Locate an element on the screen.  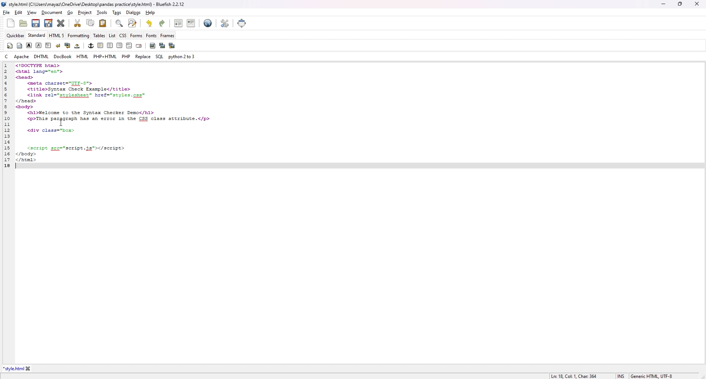
php is located at coordinates (126, 56).